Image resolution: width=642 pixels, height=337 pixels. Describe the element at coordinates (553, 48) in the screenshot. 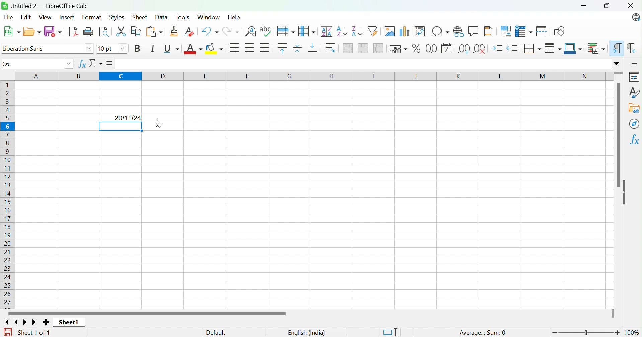

I see `Border style` at that location.